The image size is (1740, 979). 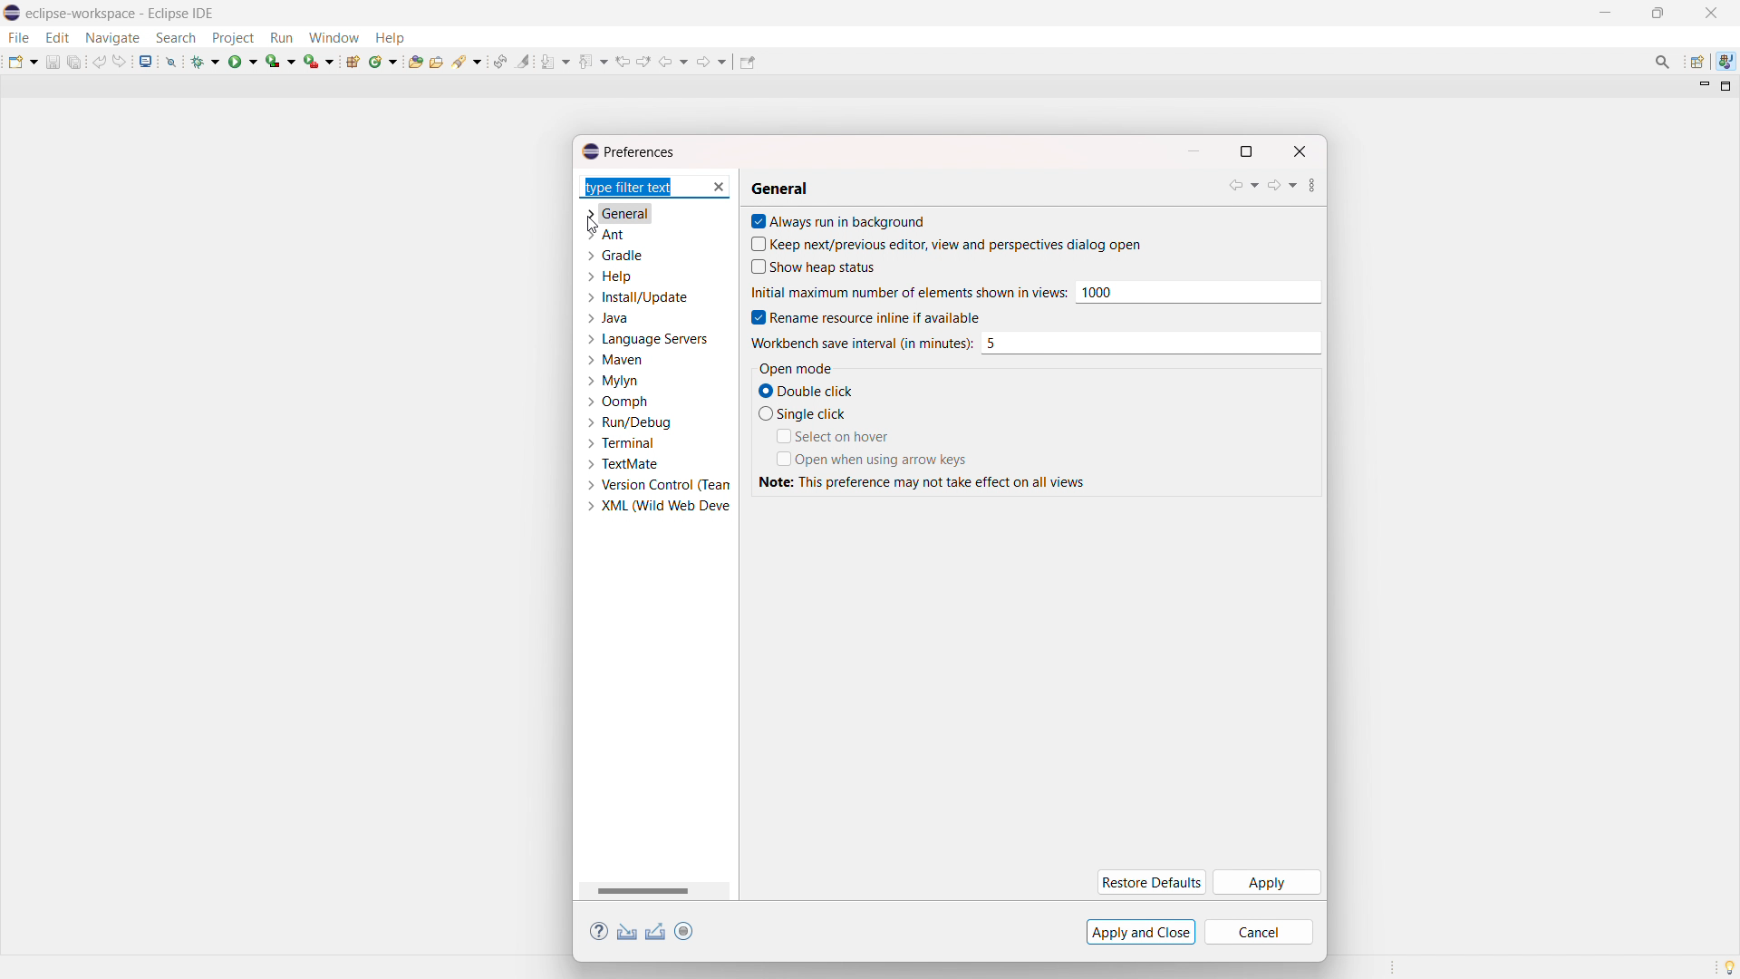 What do you see at coordinates (415, 60) in the screenshot?
I see `open type` at bounding box center [415, 60].